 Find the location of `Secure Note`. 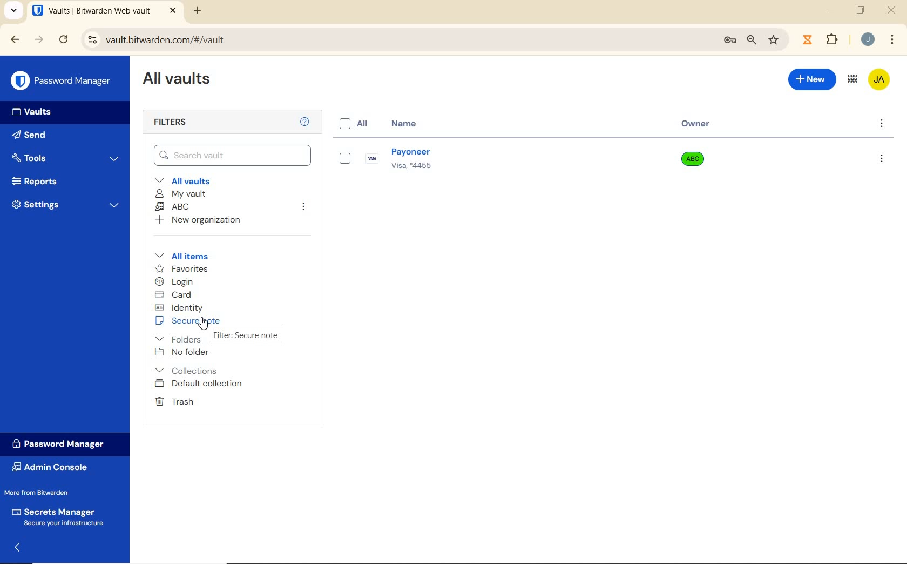

Secure Note is located at coordinates (245, 337).